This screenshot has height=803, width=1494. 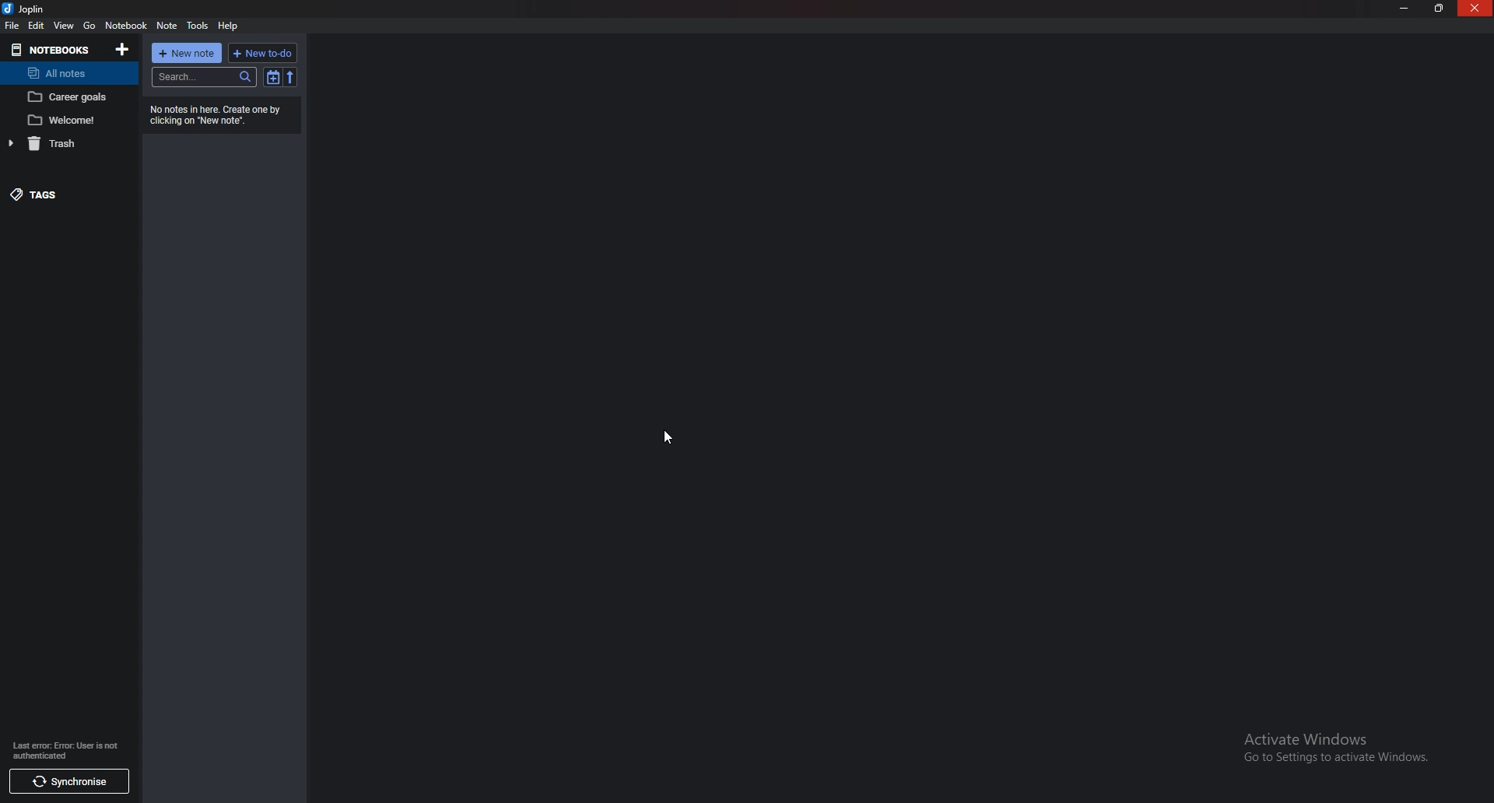 What do you see at coordinates (13, 26) in the screenshot?
I see `file` at bounding box center [13, 26].